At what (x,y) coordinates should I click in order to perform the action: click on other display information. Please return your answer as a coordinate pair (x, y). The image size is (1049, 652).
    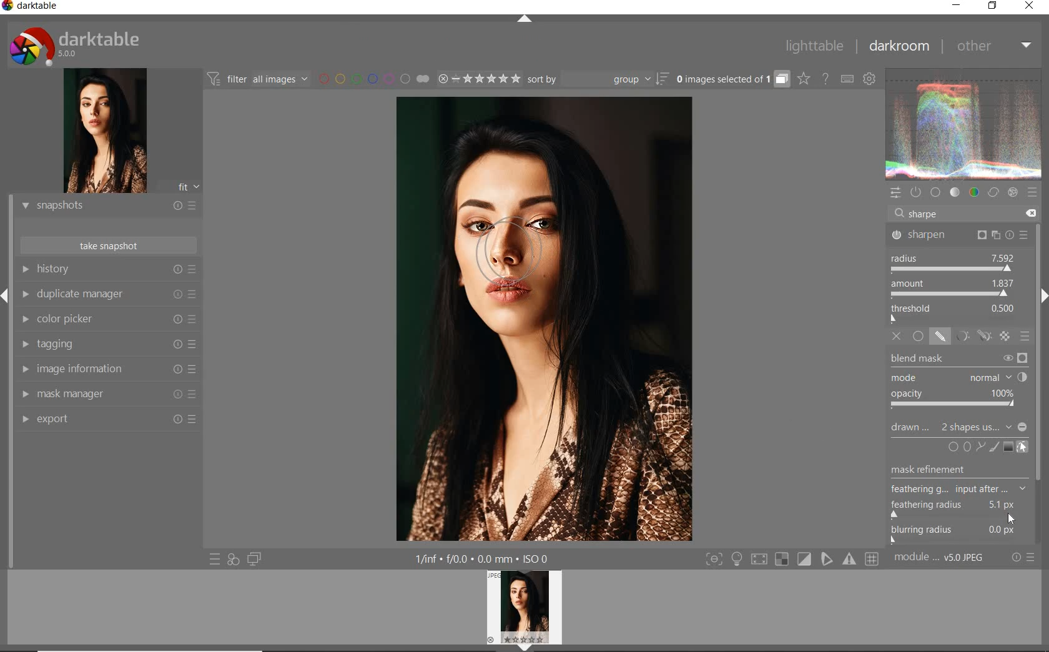
    Looking at the image, I should click on (485, 560).